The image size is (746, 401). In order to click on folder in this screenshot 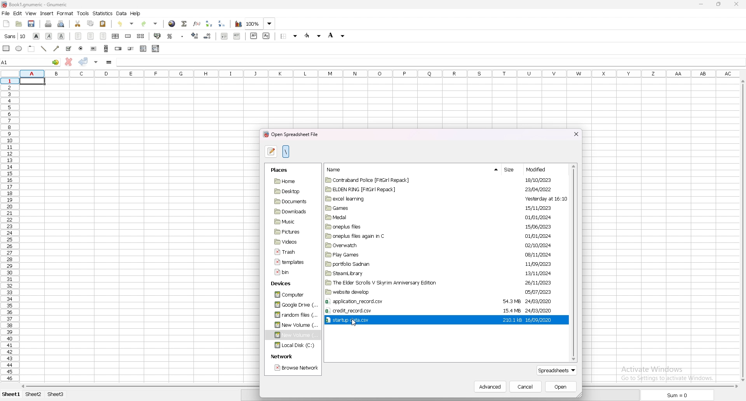, I will do `click(294, 345)`.